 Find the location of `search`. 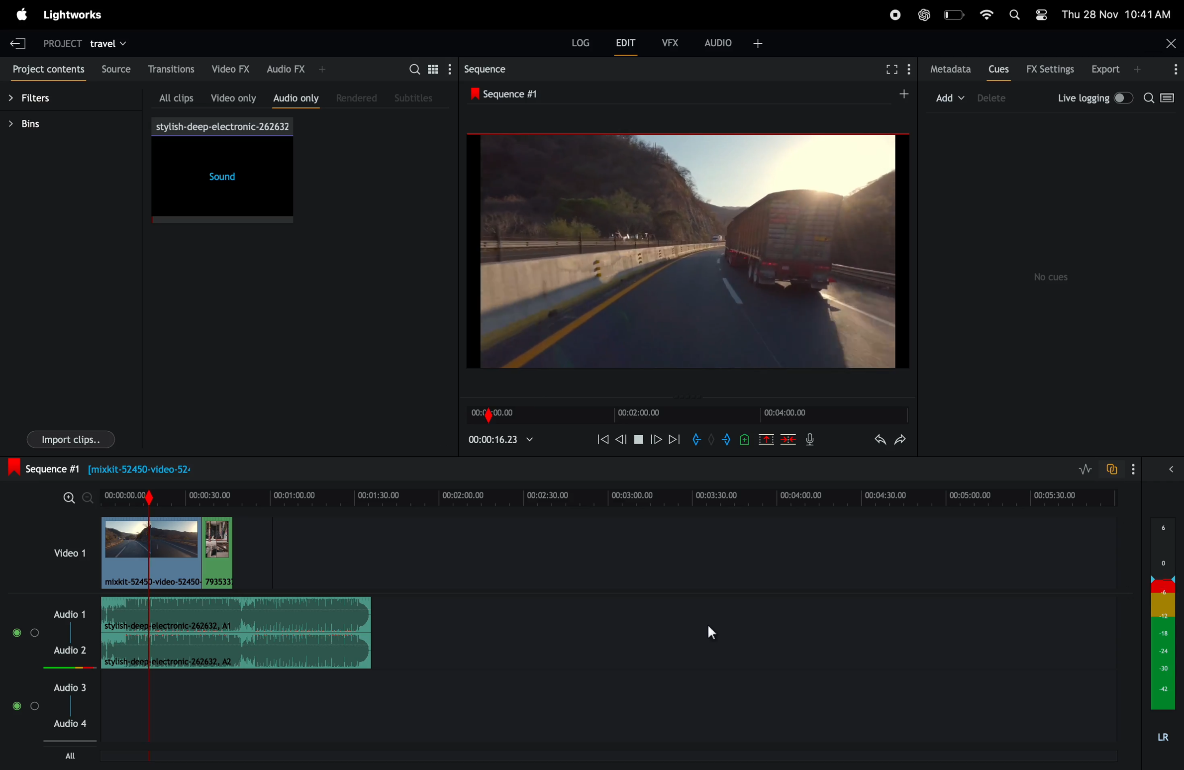

search is located at coordinates (1148, 98).